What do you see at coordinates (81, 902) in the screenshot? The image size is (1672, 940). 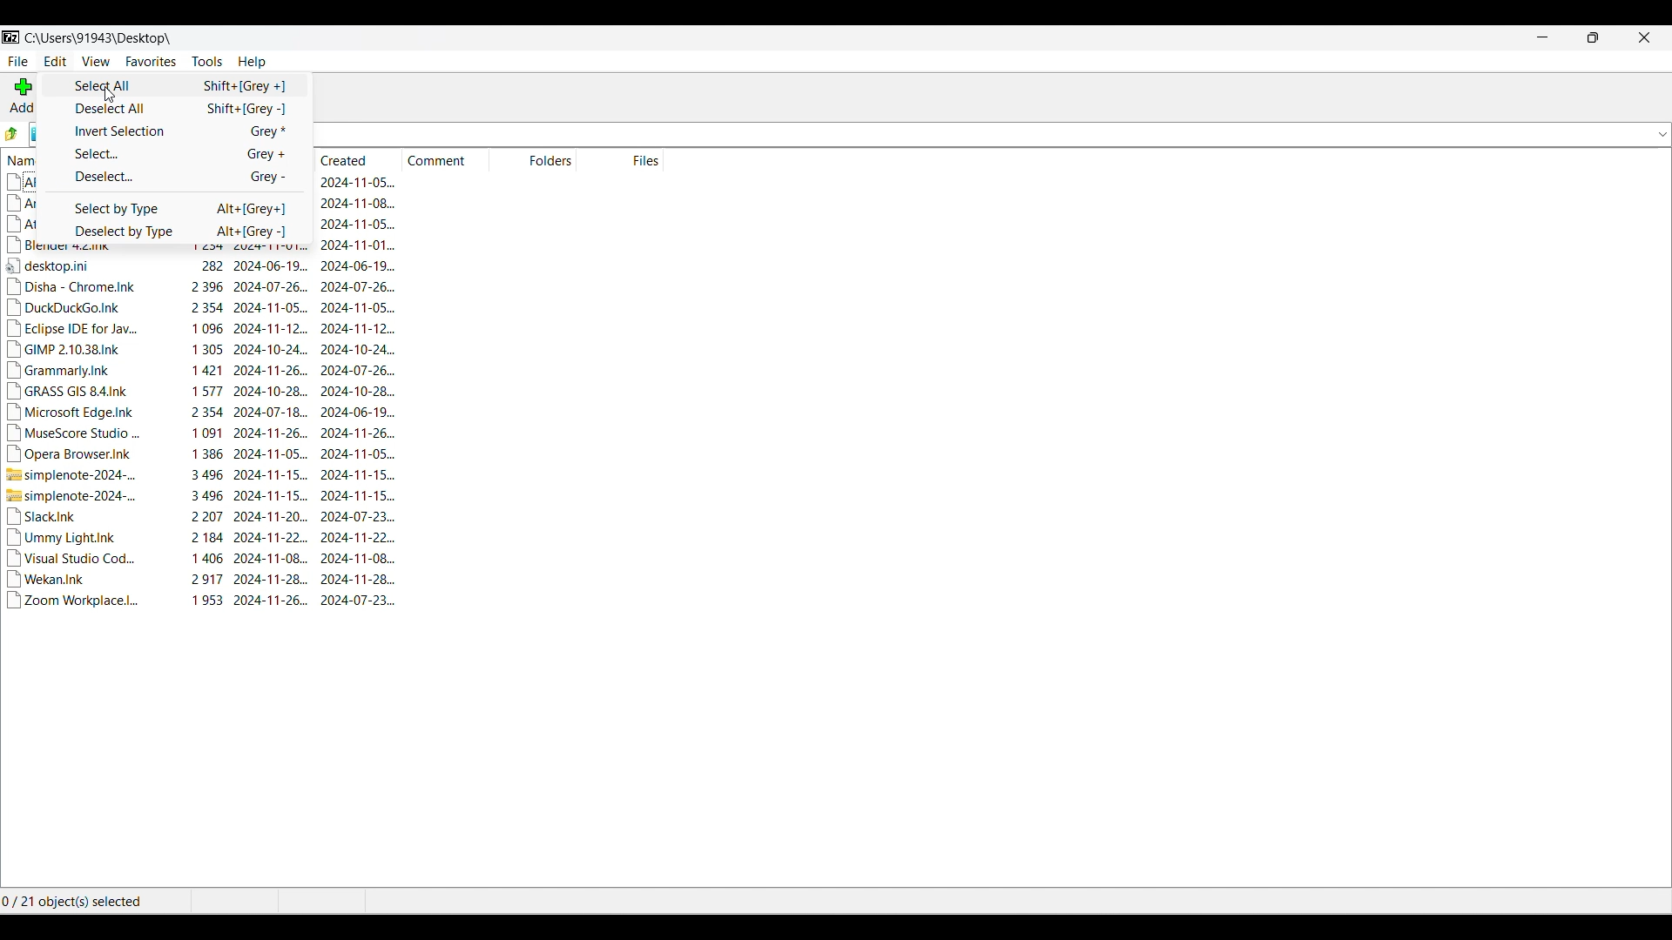 I see `"Number of objects selected out of the total number of objects in the folder"` at bounding box center [81, 902].